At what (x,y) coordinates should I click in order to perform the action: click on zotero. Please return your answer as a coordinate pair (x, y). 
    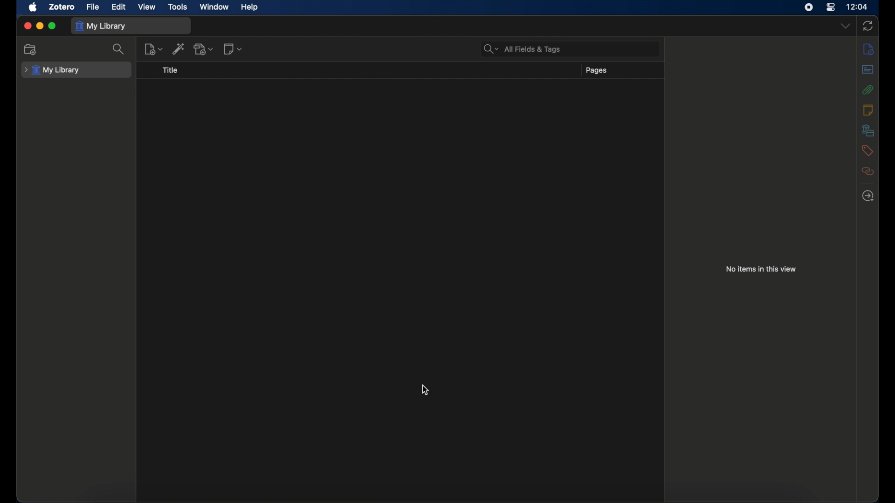
    Looking at the image, I should click on (62, 7).